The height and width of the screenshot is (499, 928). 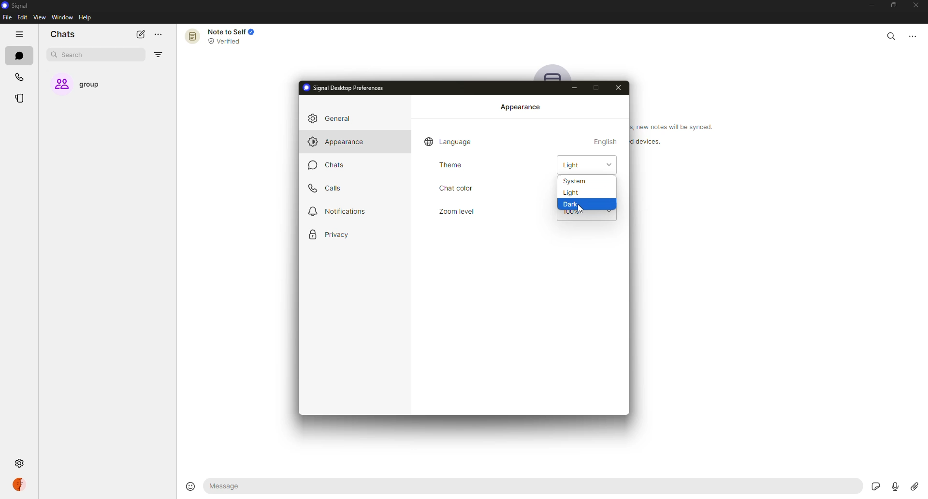 What do you see at coordinates (554, 73) in the screenshot?
I see `profile pic` at bounding box center [554, 73].